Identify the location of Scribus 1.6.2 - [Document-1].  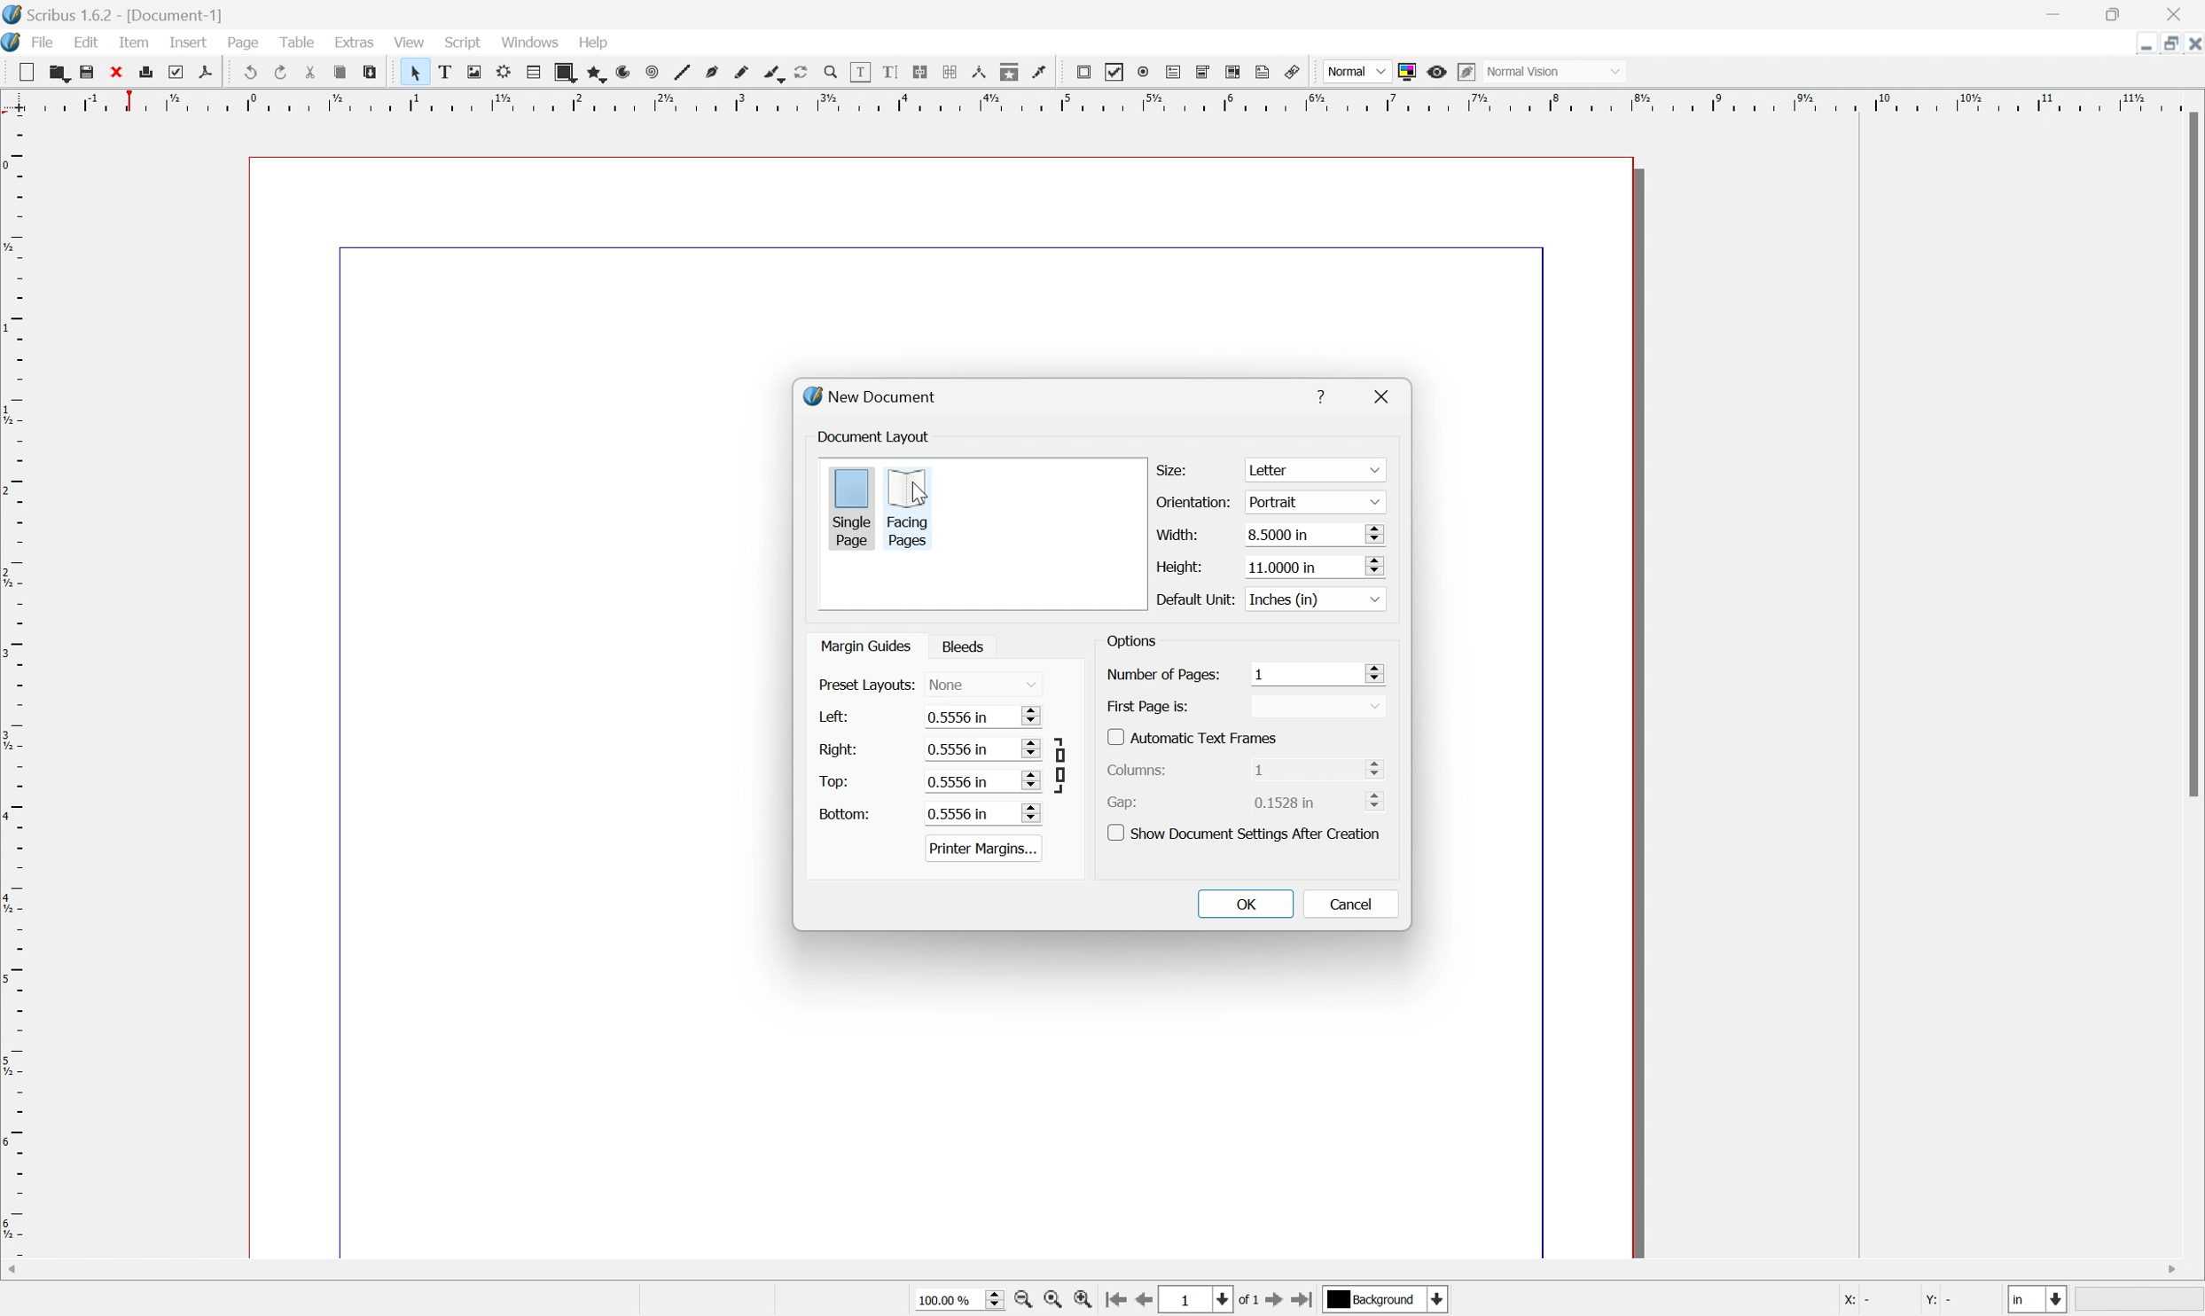
(120, 14).